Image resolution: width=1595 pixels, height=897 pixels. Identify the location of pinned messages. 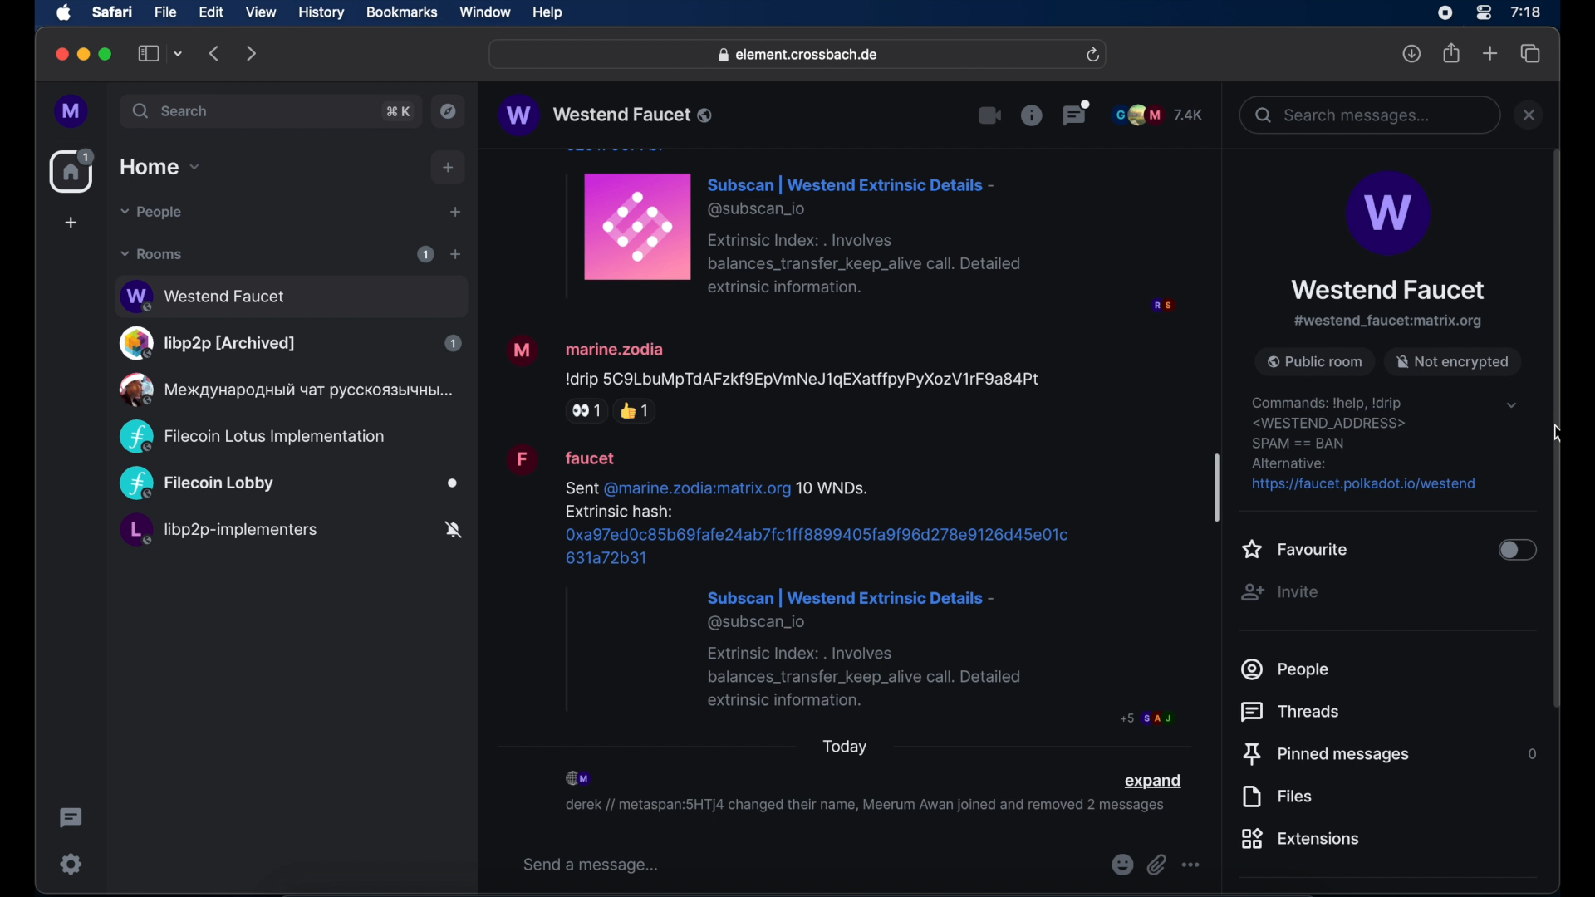
(1328, 755).